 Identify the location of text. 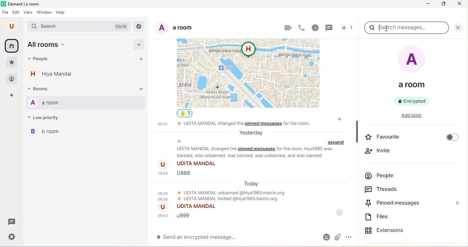
(256, 153).